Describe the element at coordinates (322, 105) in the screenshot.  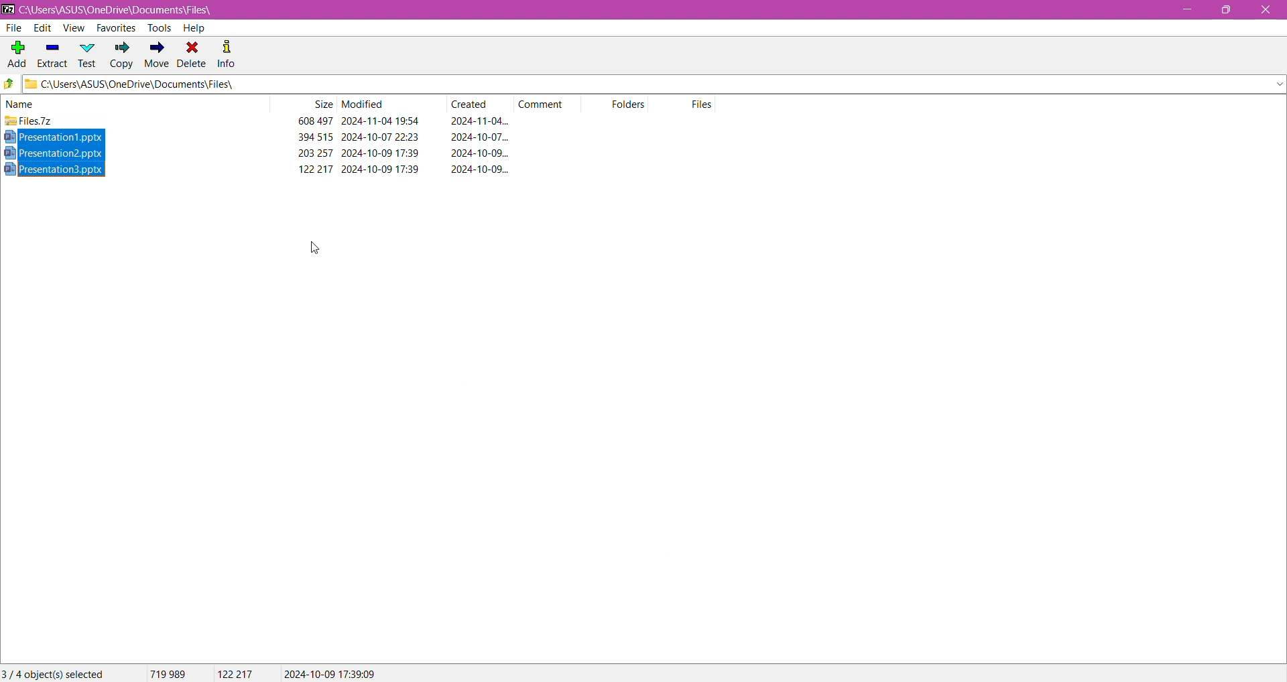
I see `Size` at that location.